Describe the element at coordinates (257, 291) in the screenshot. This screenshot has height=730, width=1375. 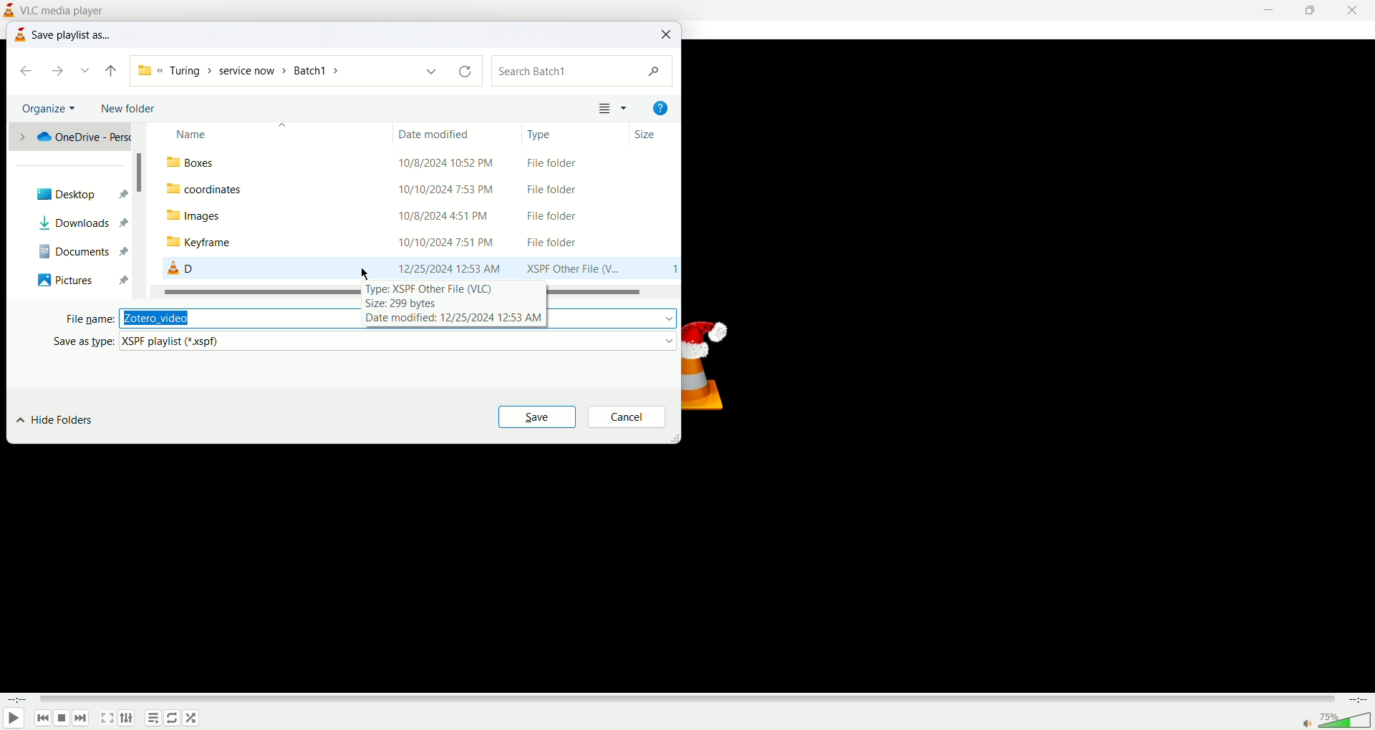
I see `horizontal scroll bar` at that location.